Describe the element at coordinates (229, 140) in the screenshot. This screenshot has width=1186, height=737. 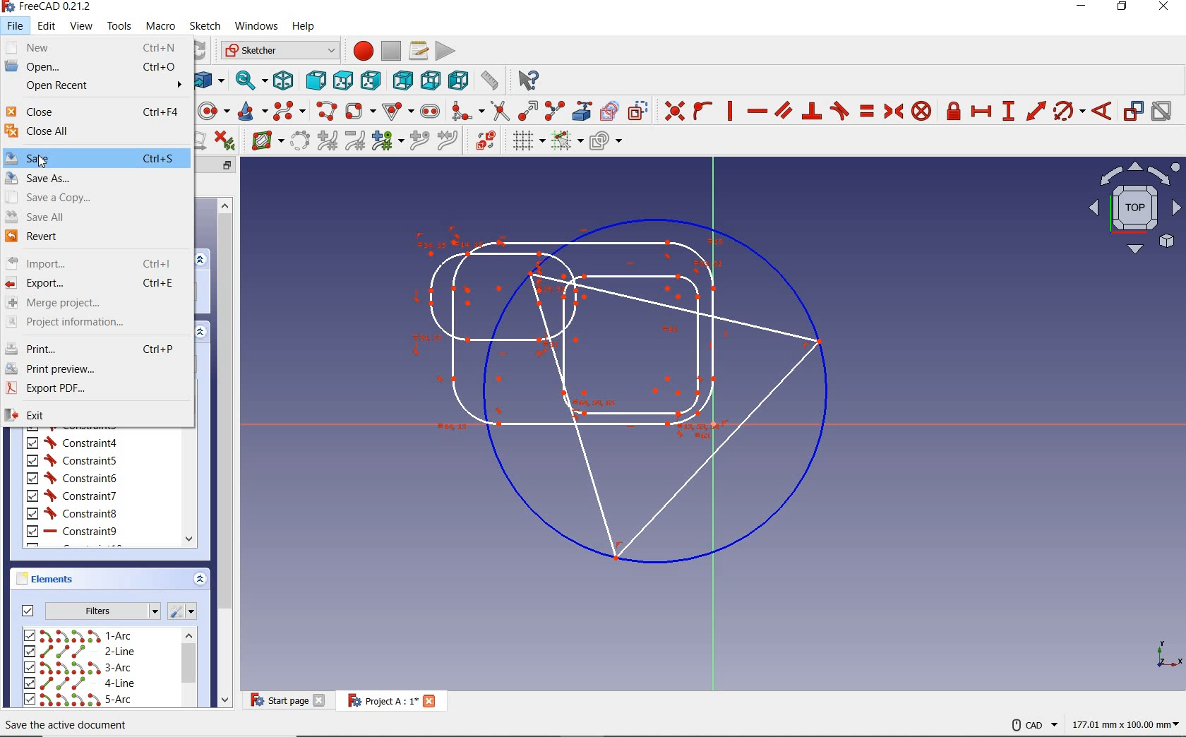
I see `delete all constraints` at that location.